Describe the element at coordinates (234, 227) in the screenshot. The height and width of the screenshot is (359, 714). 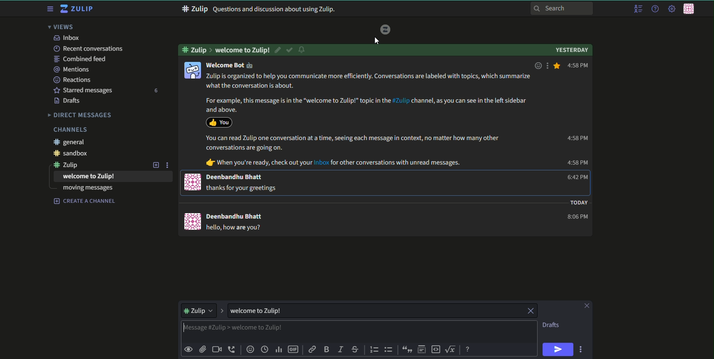
I see `hello, how are you?` at that location.